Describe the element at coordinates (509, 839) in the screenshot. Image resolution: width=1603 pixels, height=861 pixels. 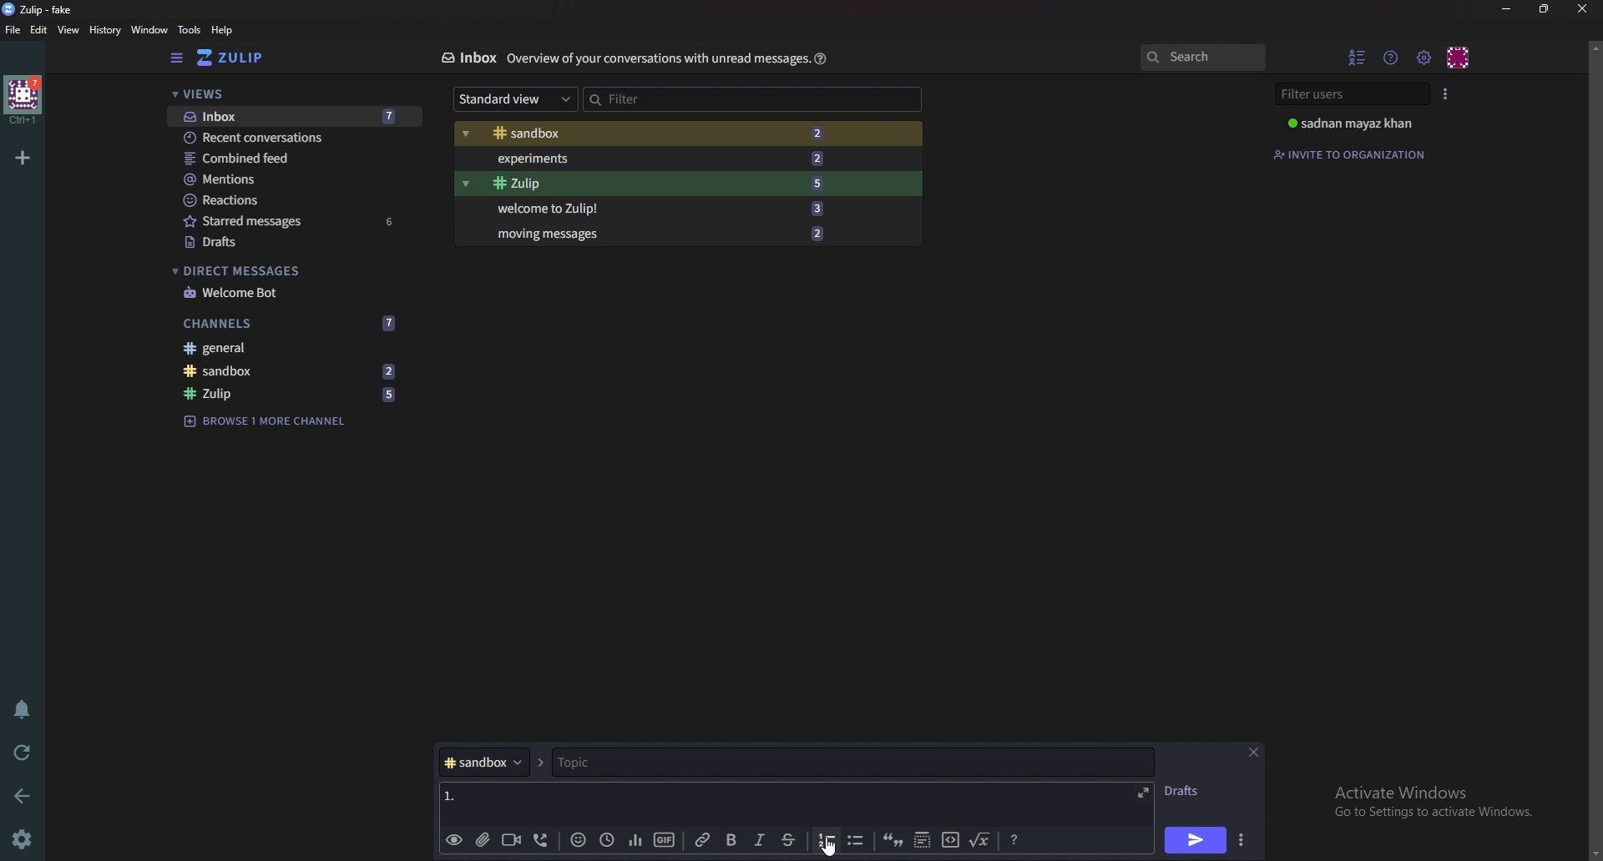
I see `Video call` at that location.